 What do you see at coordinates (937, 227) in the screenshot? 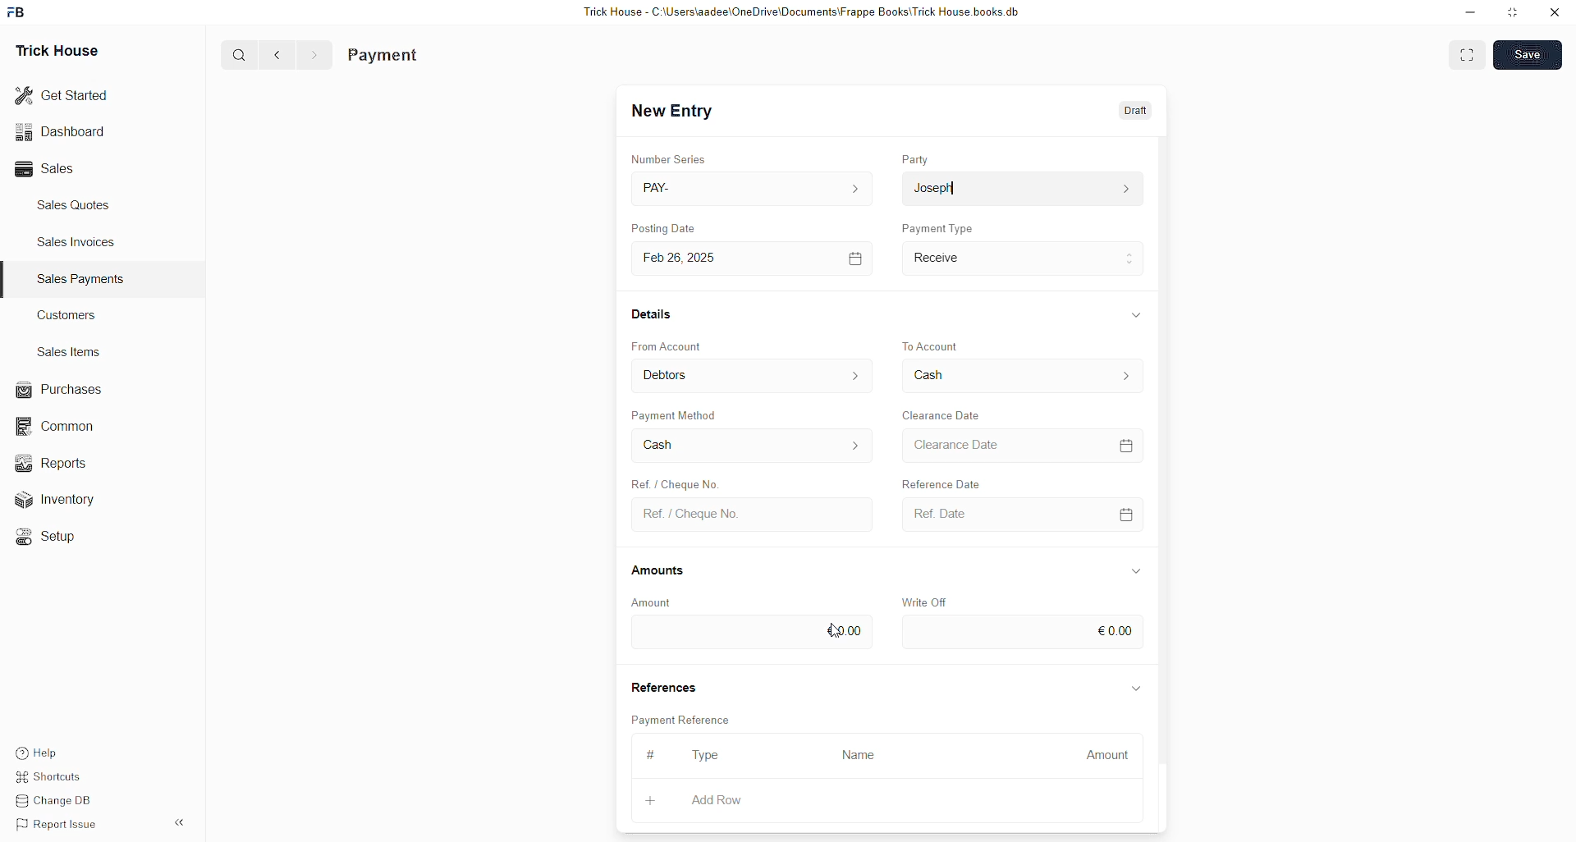
I see `Payment Type` at bounding box center [937, 227].